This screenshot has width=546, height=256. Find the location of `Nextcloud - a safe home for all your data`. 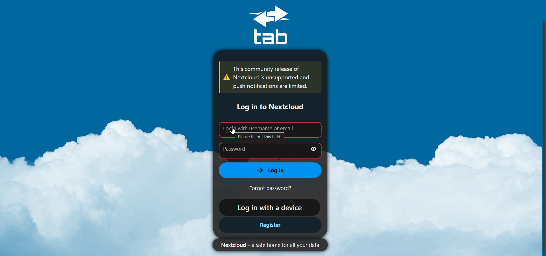

Nextcloud - a safe home for all your data is located at coordinates (269, 246).